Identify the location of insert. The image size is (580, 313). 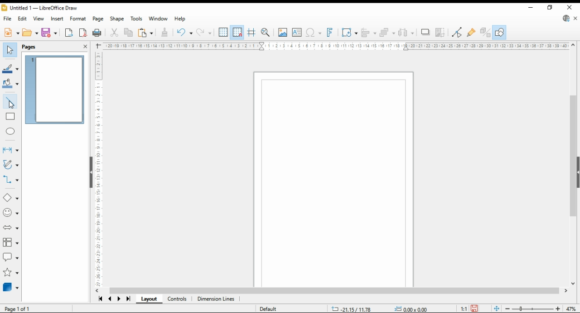
(58, 19).